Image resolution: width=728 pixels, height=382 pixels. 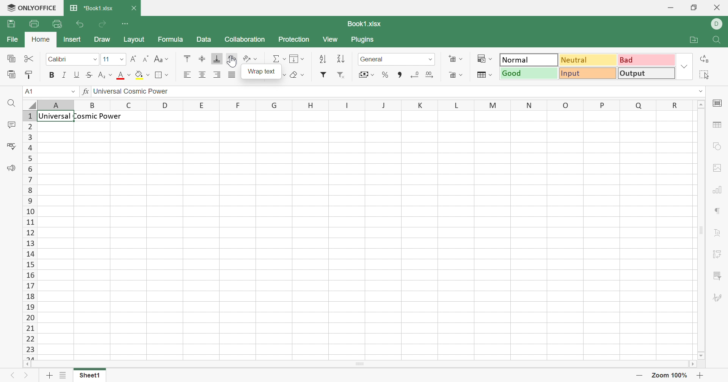 I want to click on Quick Print, so click(x=57, y=25).